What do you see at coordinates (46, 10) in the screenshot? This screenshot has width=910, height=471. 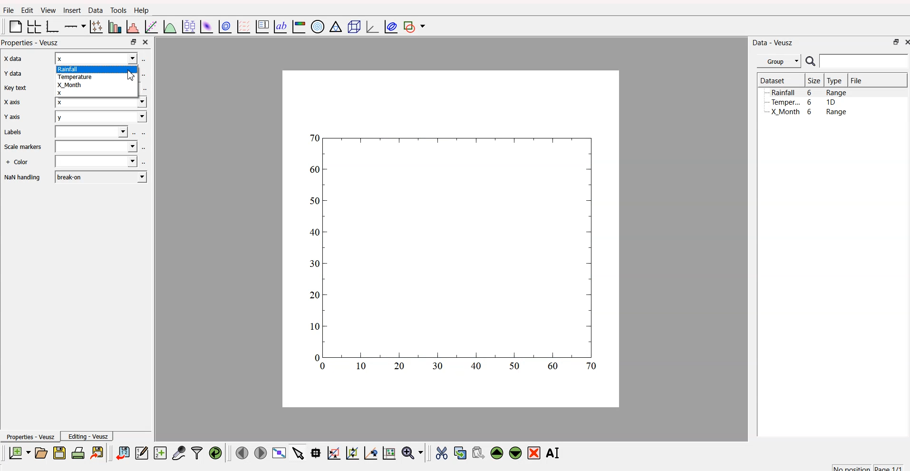 I see `View` at bounding box center [46, 10].